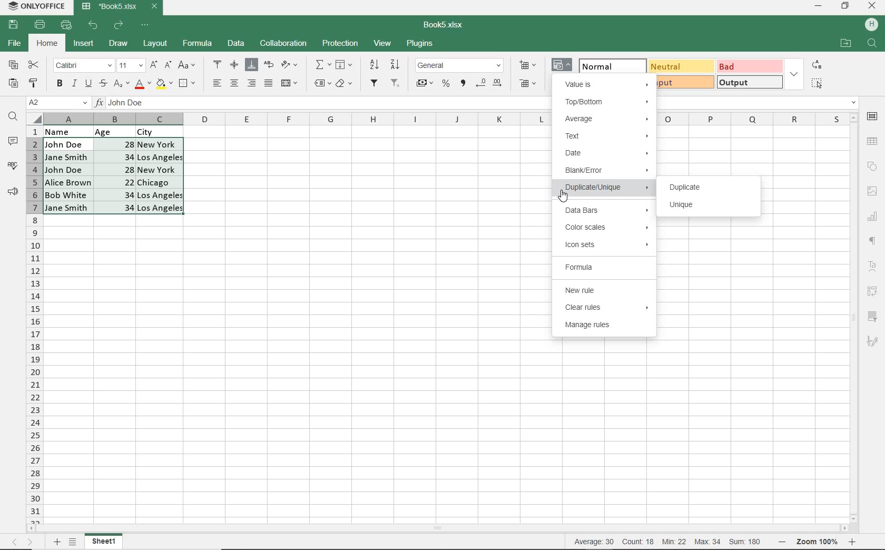  Describe the element at coordinates (15, 141) in the screenshot. I see `COMMENTS` at that location.